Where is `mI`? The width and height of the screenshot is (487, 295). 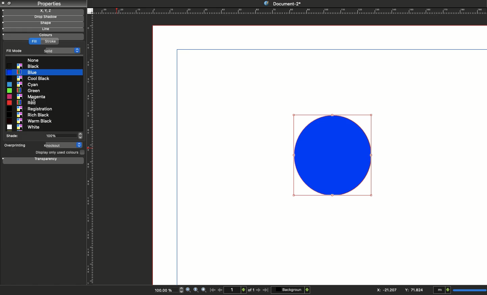 mI is located at coordinates (459, 290).